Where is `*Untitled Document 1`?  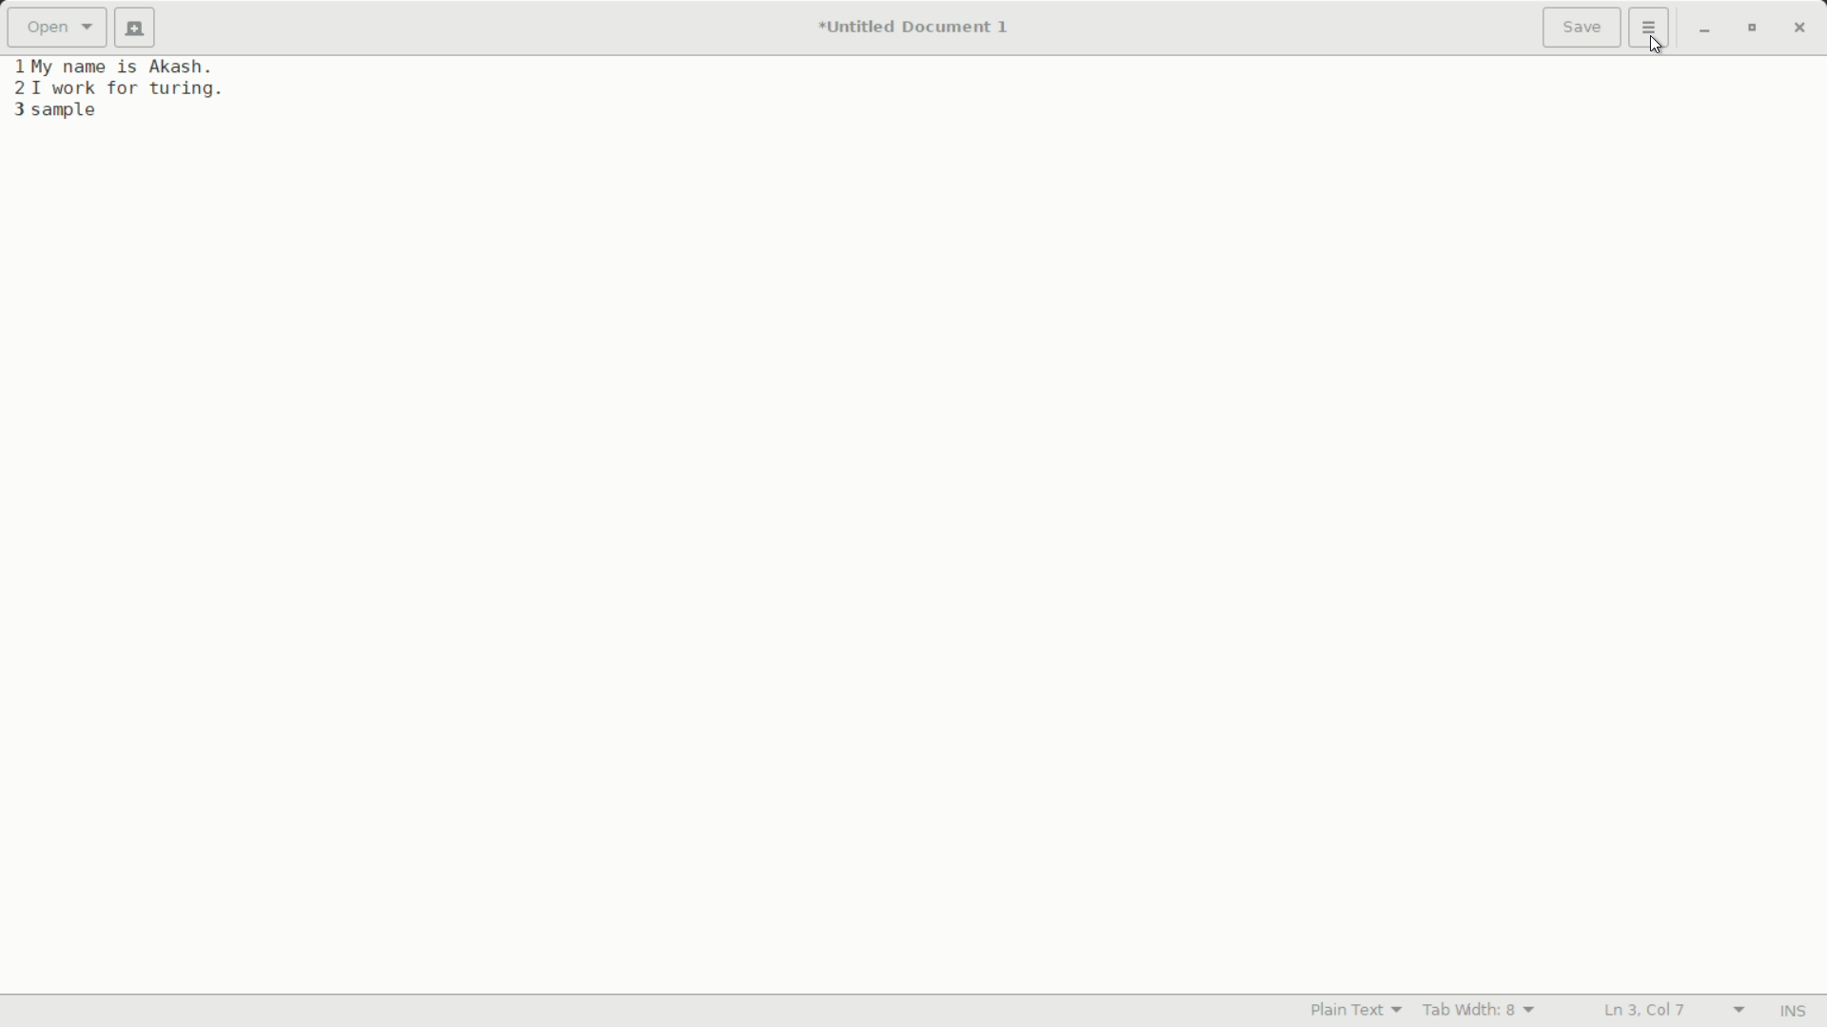 *Untitled Document 1 is located at coordinates (913, 29).